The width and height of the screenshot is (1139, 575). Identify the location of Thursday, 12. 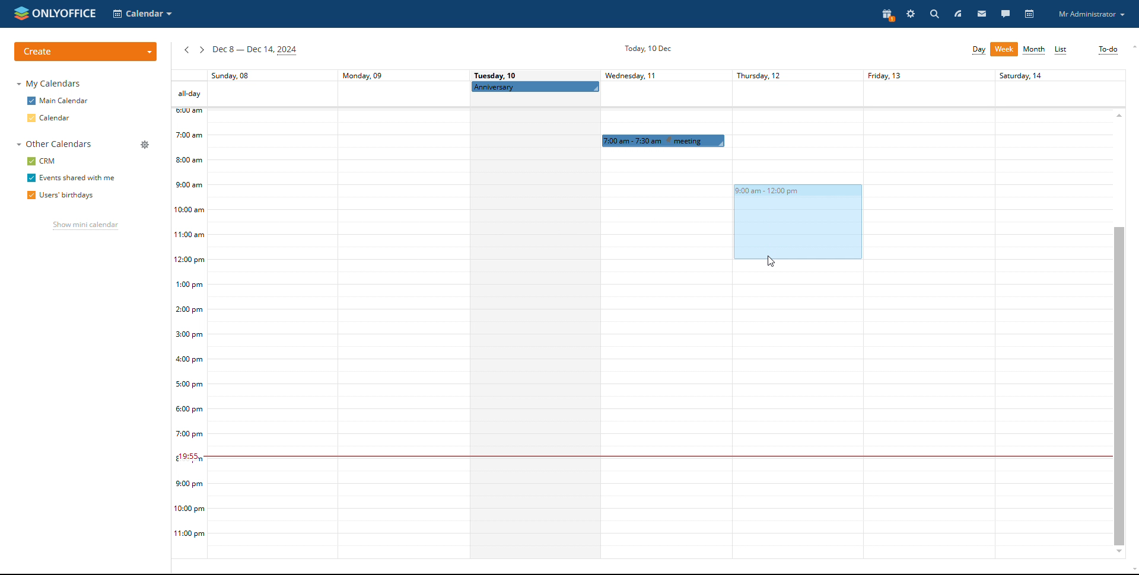
(790, 75).